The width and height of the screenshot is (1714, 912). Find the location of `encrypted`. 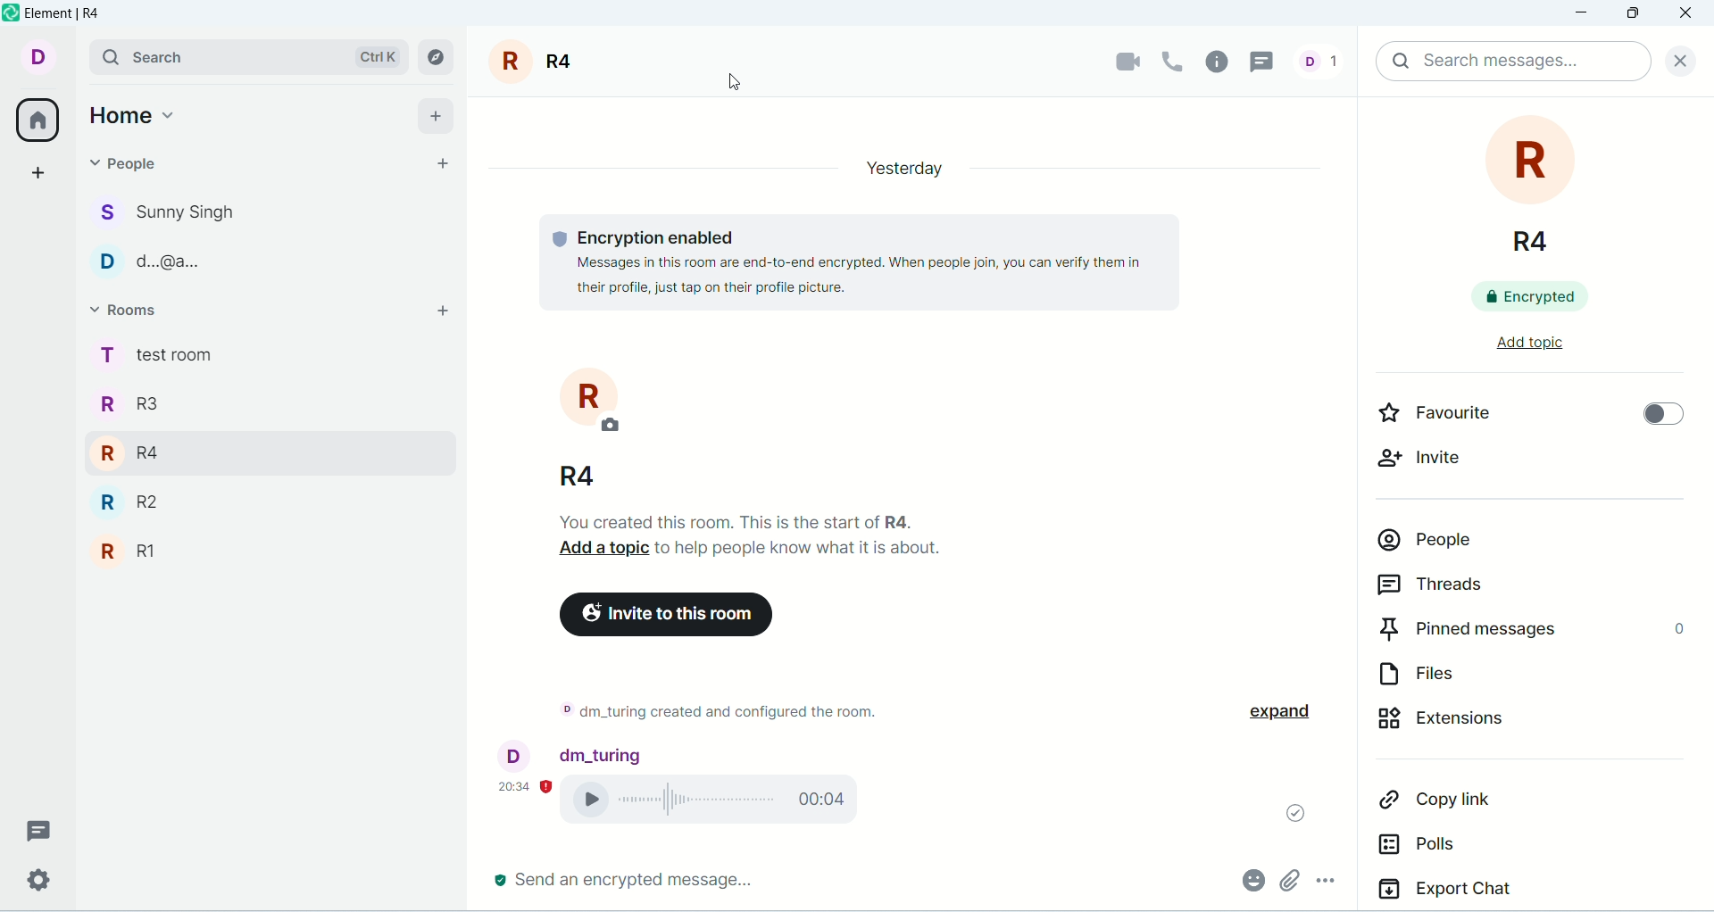

encrypted is located at coordinates (1543, 301).